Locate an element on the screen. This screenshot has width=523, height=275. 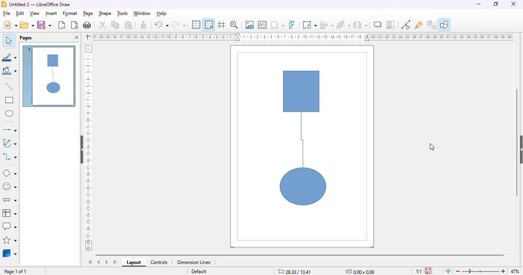
cursor is located at coordinates (431, 147).